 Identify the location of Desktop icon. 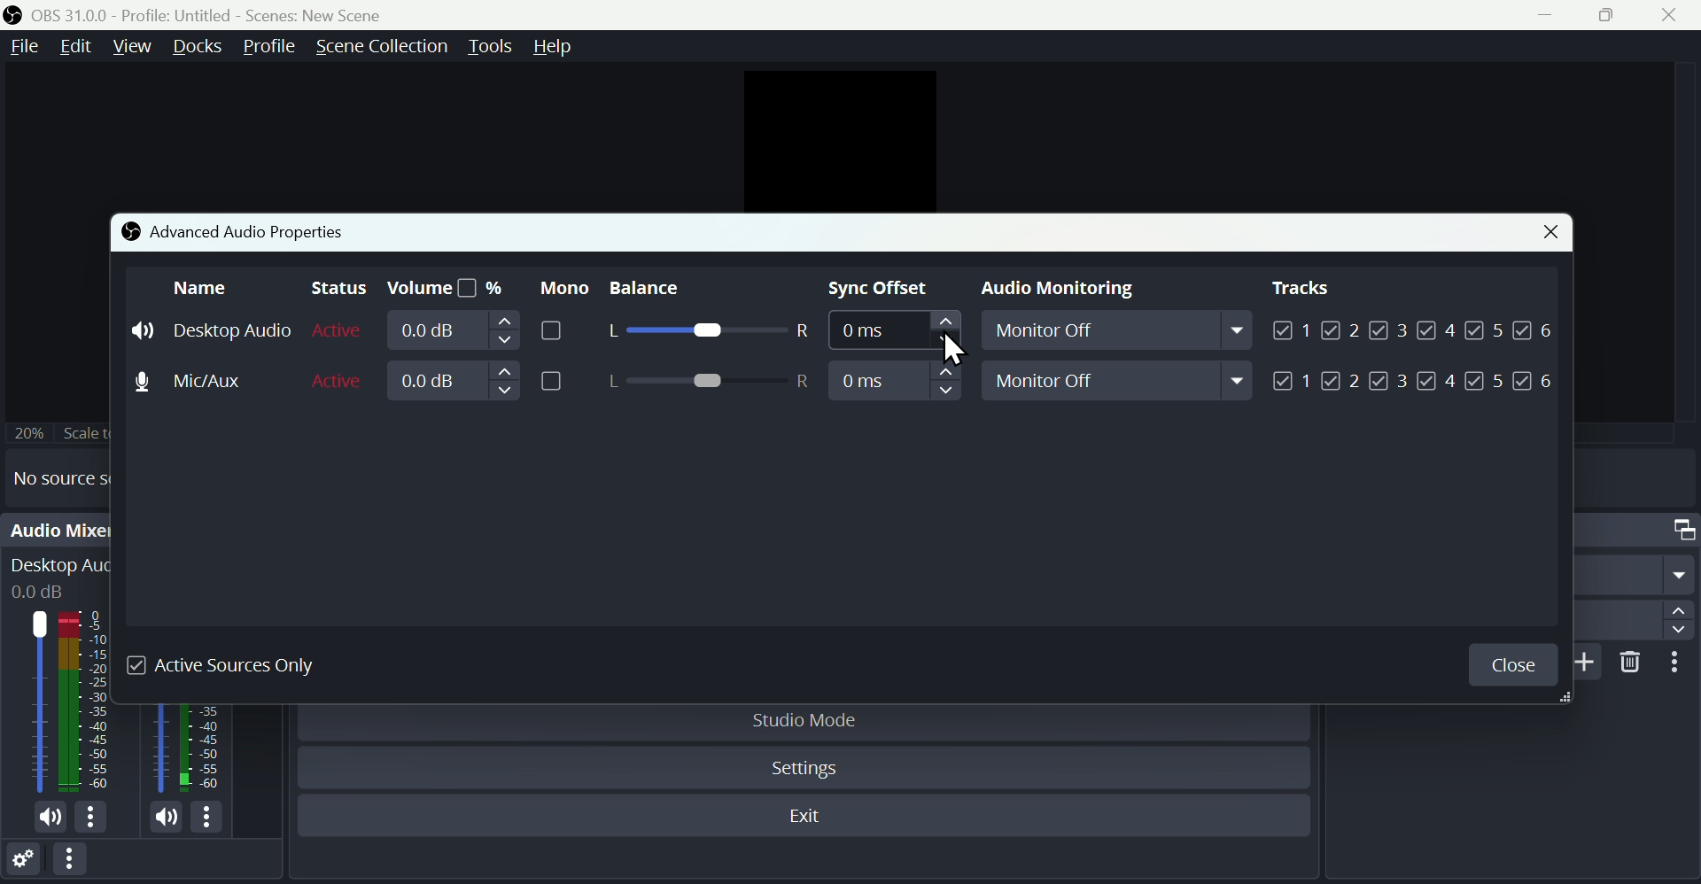
(39, 702).